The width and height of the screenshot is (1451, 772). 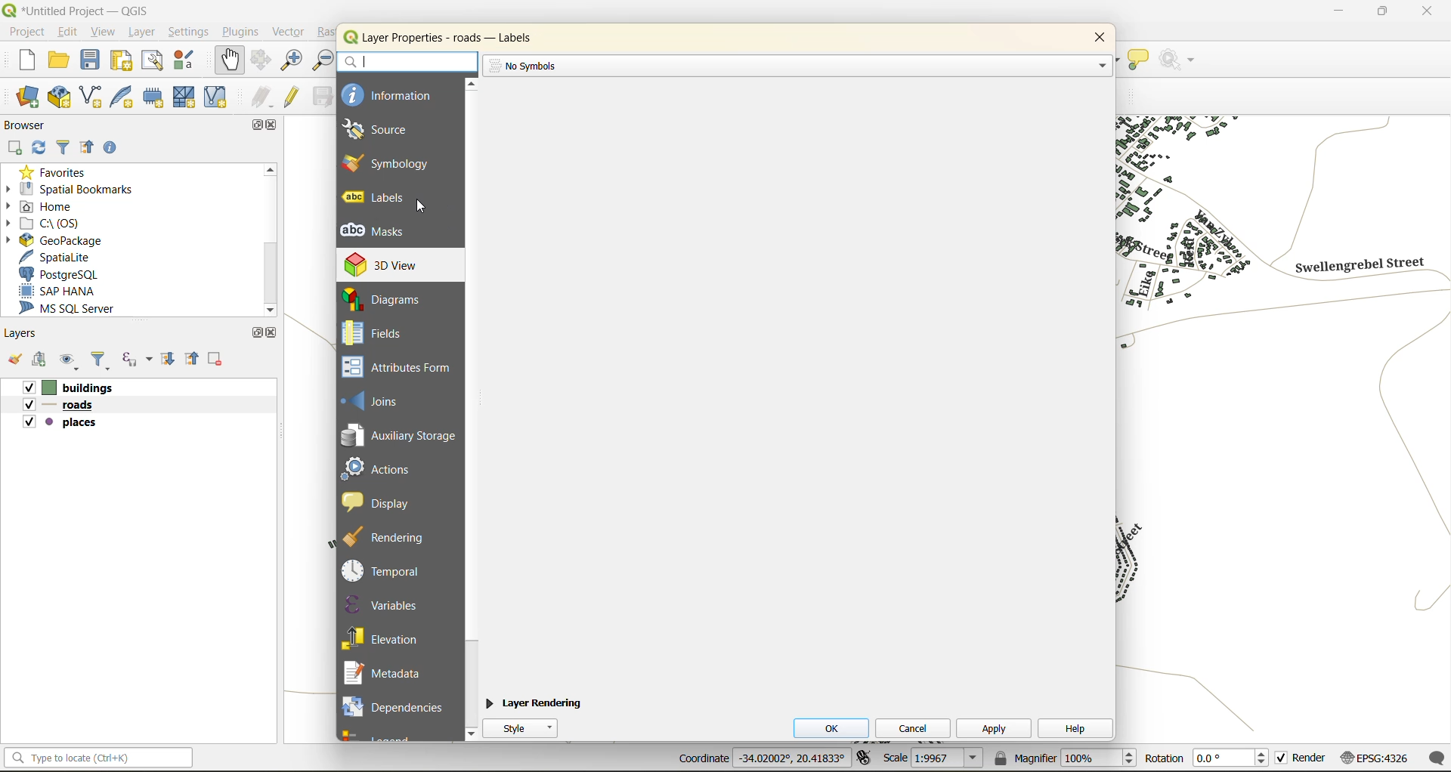 What do you see at coordinates (373, 333) in the screenshot?
I see `fields` at bounding box center [373, 333].